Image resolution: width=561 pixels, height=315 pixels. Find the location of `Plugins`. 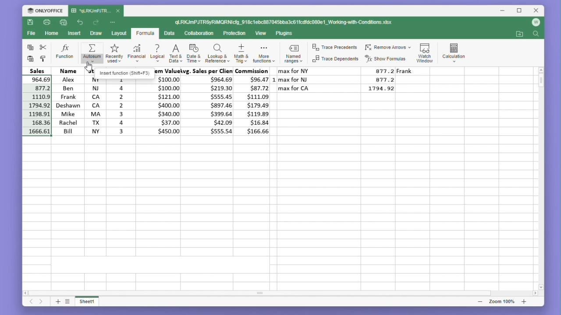

Plugins is located at coordinates (285, 34).